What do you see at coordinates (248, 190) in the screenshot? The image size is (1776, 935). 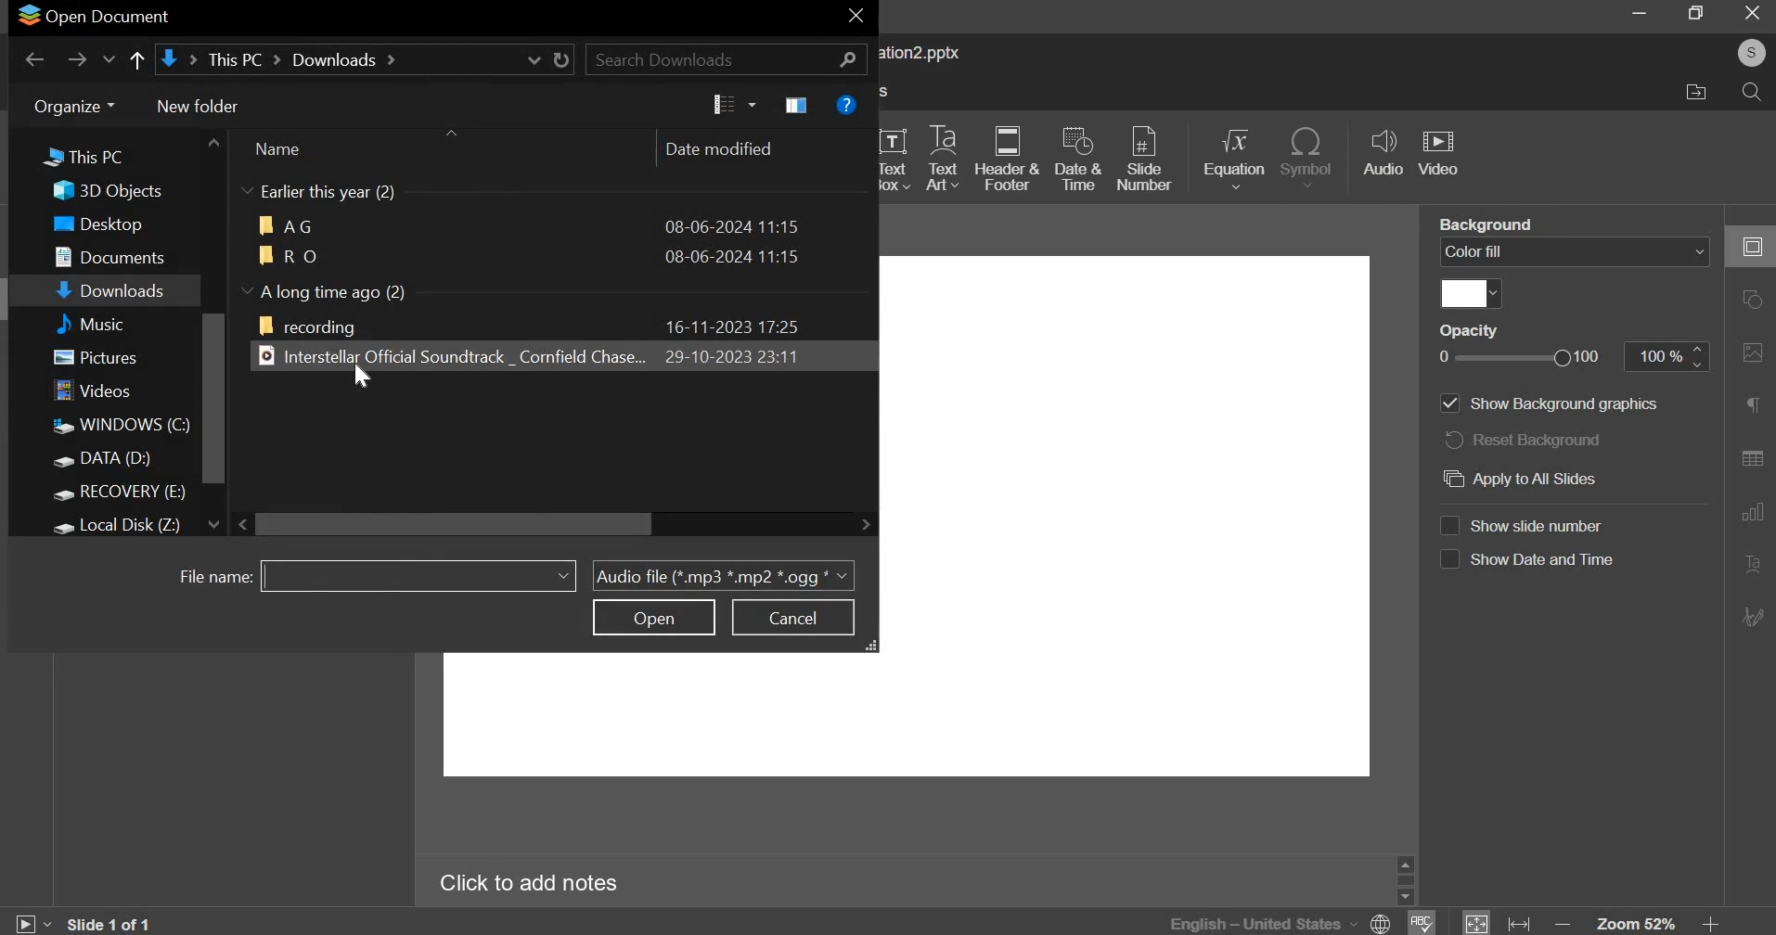 I see `show/hide` at bounding box center [248, 190].